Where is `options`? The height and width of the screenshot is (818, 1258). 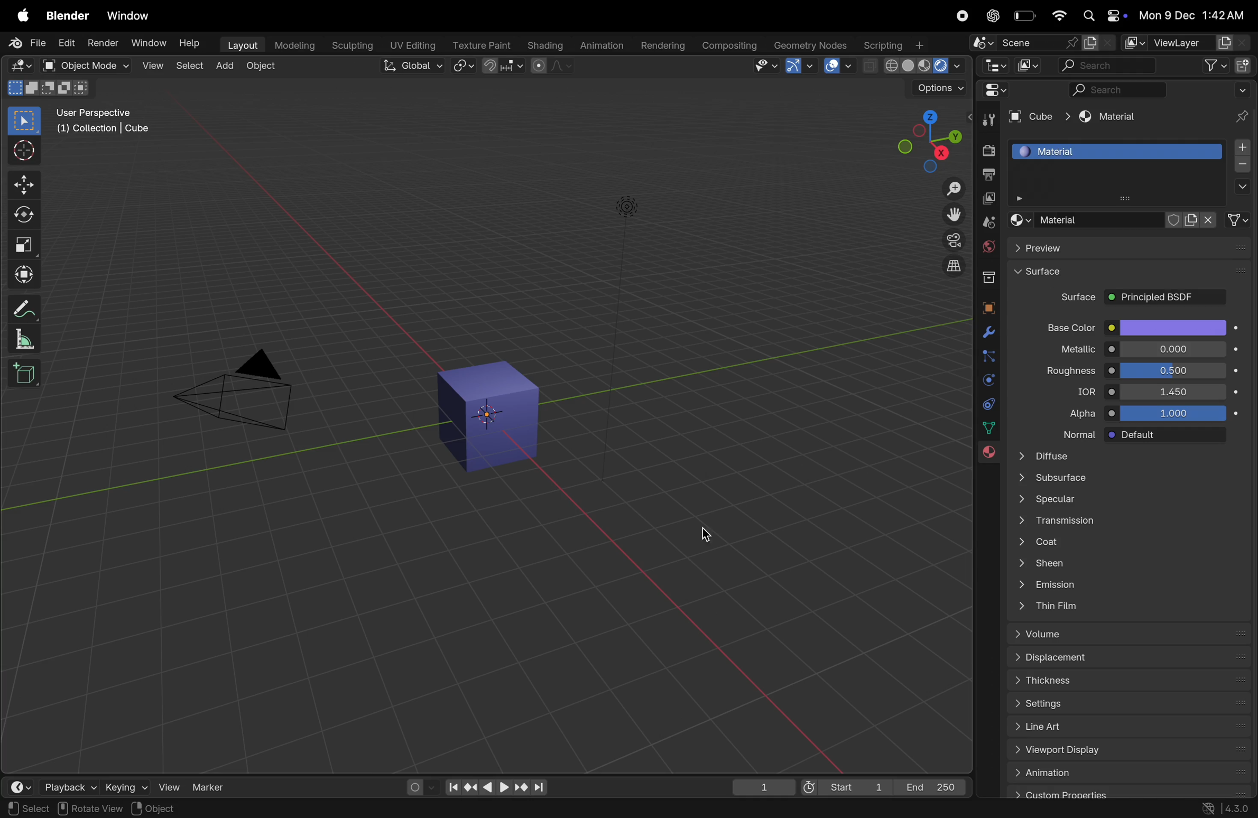 options is located at coordinates (1241, 188).